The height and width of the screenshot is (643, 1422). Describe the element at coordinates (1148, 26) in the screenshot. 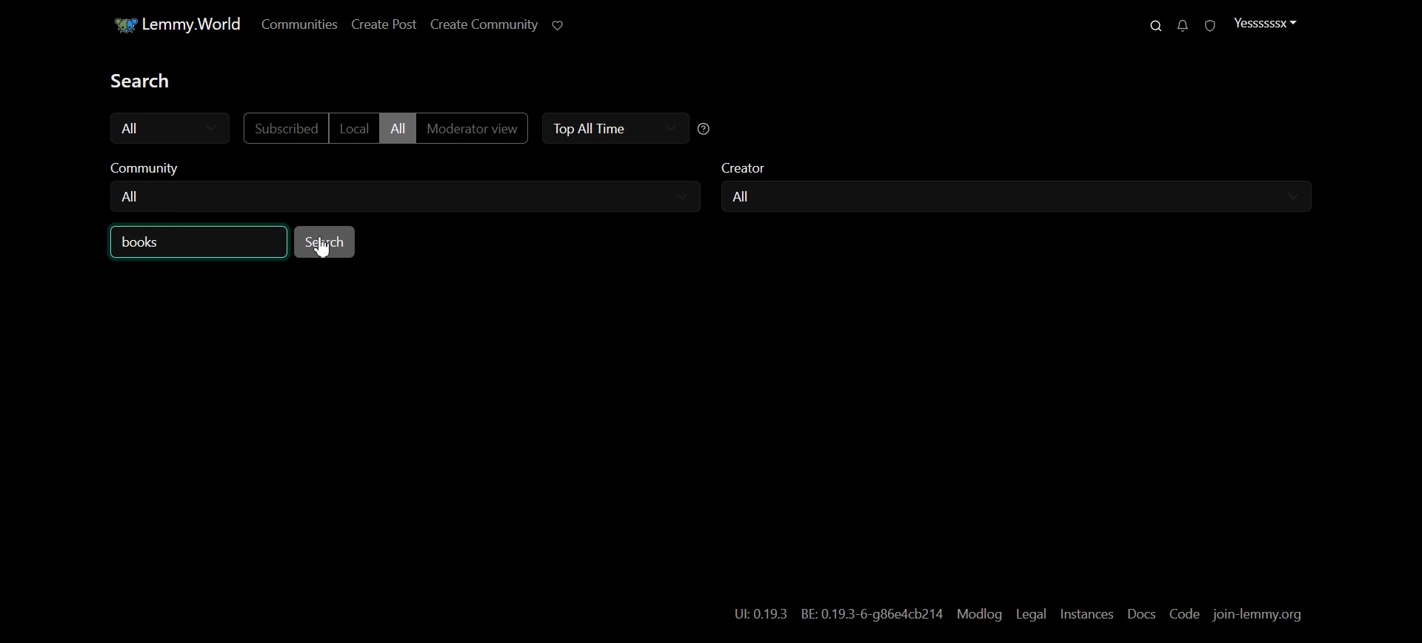

I see `Search` at that location.